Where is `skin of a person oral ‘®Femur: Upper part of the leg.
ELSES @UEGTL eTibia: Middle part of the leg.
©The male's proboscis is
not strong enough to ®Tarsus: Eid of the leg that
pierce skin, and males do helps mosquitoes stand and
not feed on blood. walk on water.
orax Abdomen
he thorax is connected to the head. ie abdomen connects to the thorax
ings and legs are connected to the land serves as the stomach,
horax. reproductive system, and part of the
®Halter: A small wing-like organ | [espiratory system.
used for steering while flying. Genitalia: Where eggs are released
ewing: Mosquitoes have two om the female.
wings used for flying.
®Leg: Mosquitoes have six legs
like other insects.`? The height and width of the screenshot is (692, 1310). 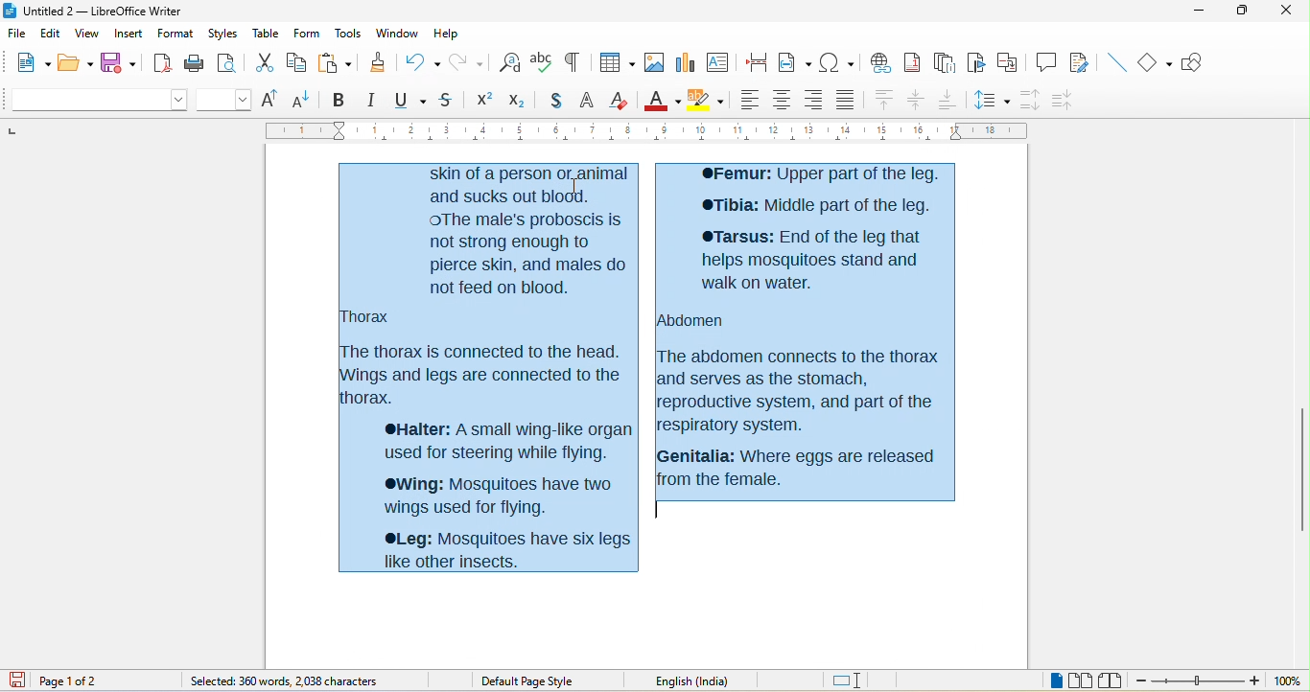
skin of a person oral ‘®Femur: Upper part of the leg.
ELSES @UEGTL eTibia: Middle part of the leg.
©The male's proboscis is
not strong enough to ®Tarsus: Eid of the leg that
pierce skin, and males do helps mosquitoes stand and
not feed on blood. walk on water.
orax Abdomen
he thorax is connected to the head. ie abdomen connects to the thorax
ings and legs are connected to the land serves as the stomach,
horax. reproductive system, and part of the
®Halter: A small wing-like organ | [espiratory system.
used for steering while flying. Genitalia: Where eggs are released
ewing: Mosquitoes have two om the female.
wings used for flying.
®Leg: Mosquitoes have six legs
like other insects. is located at coordinates (649, 367).